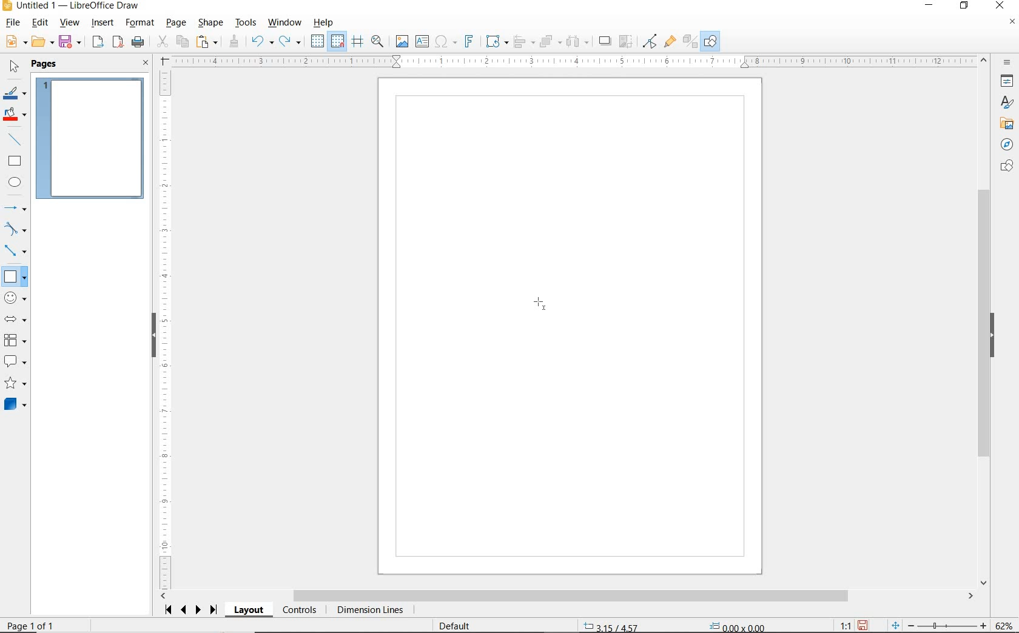 This screenshot has width=1019, height=633. Describe the element at coordinates (496, 41) in the screenshot. I see `TRANSFORMATIONS` at that location.